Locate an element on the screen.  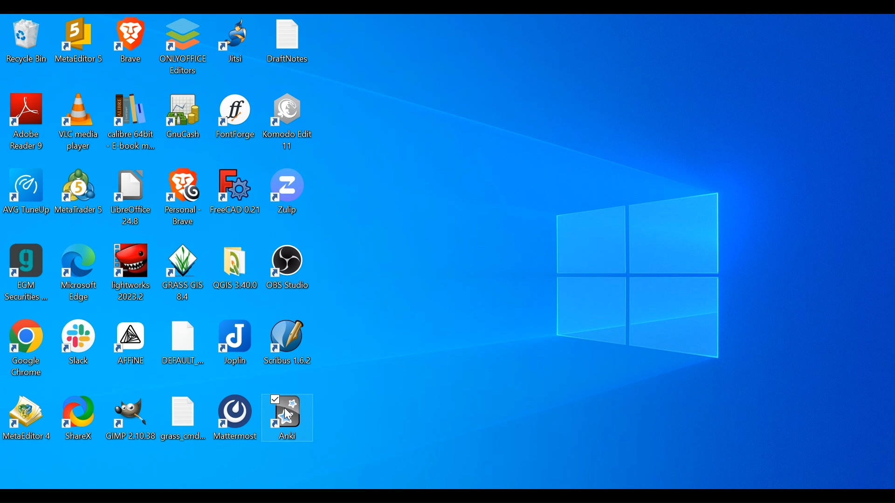
EGM Securities Desktop icon is located at coordinates (27, 271).